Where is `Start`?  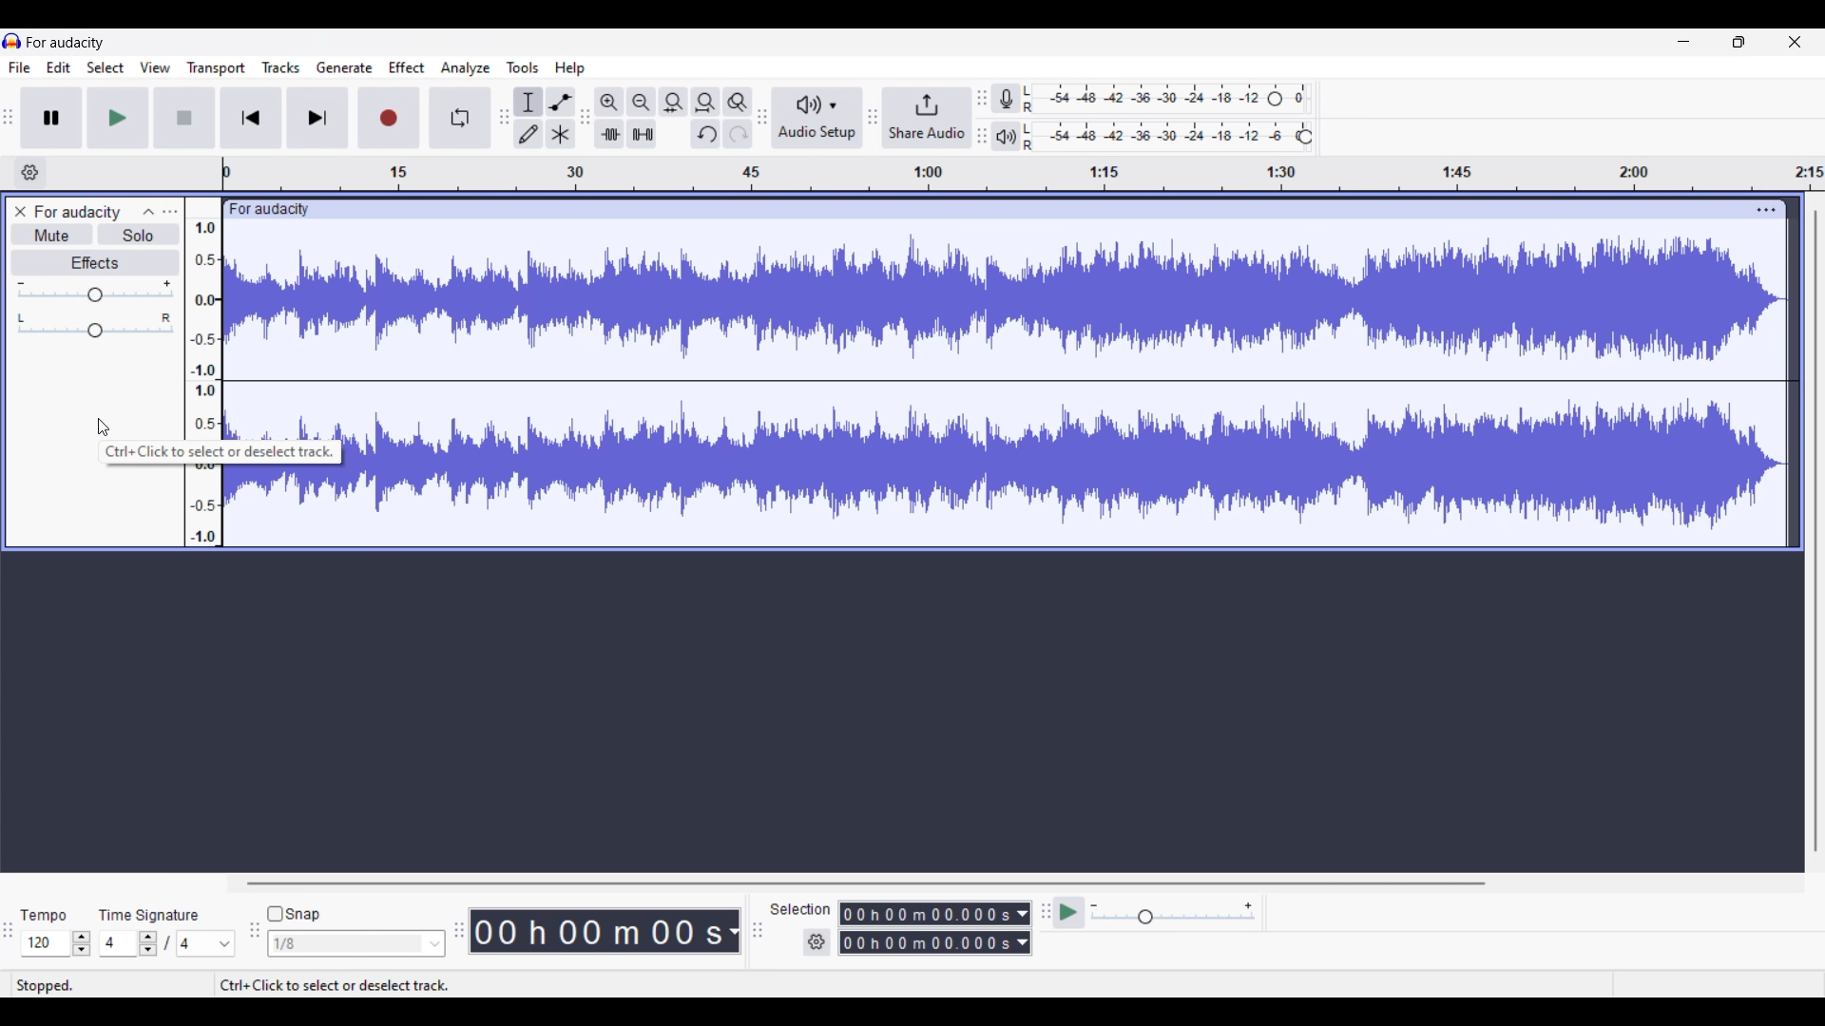
Start is located at coordinates (185, 118).